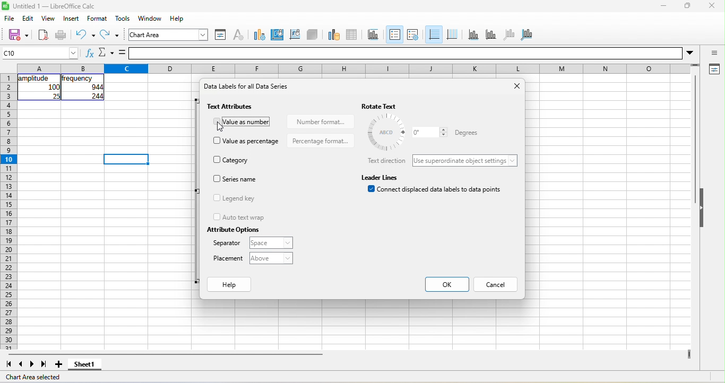 This screenshot has width=725, height=383. Describe the element at coordinates (452, 34) in the screenshot. I see `vertical grids` at that location.